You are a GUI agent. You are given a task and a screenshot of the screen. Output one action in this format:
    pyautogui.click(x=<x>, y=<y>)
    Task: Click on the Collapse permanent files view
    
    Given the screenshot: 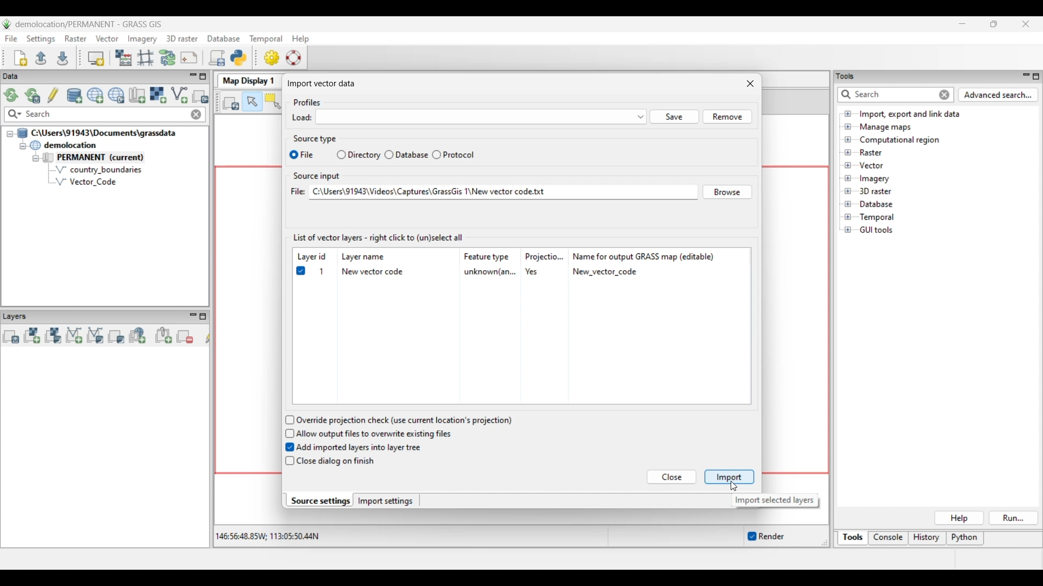 What is the action you would take?
    pyautogui.click(x=36, y=158)
    